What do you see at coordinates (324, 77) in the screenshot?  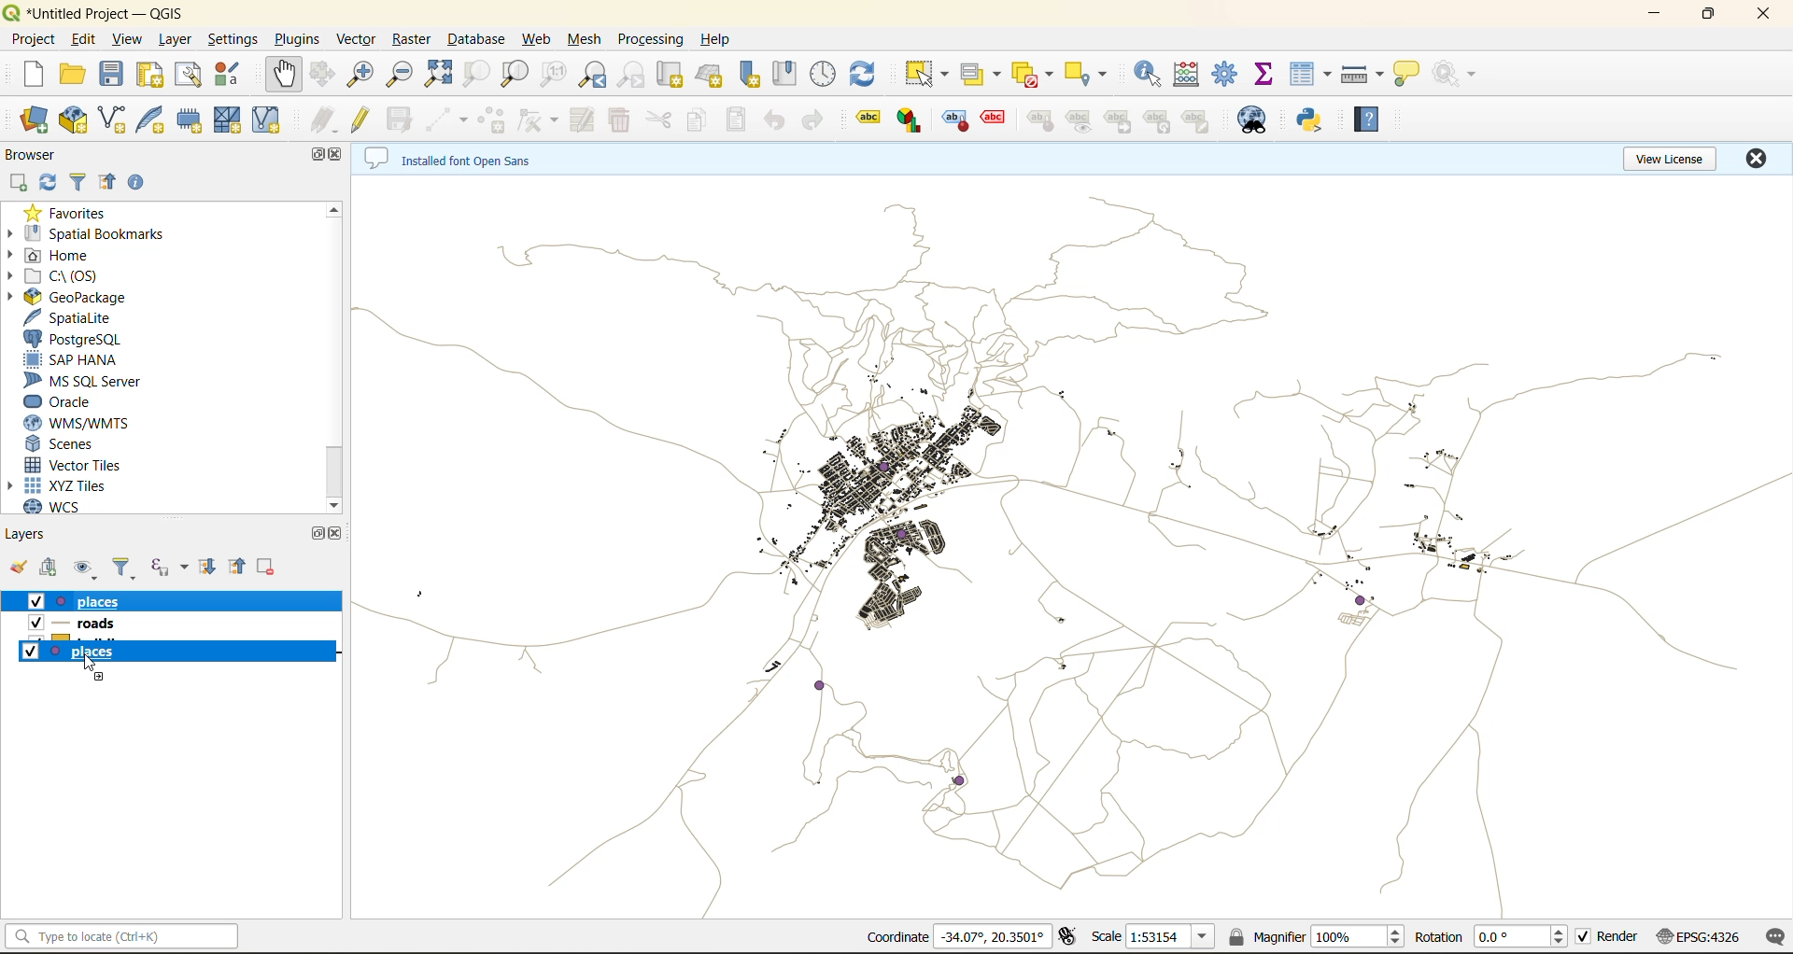 I see `pan to selection` at bounding box center [324, 77].